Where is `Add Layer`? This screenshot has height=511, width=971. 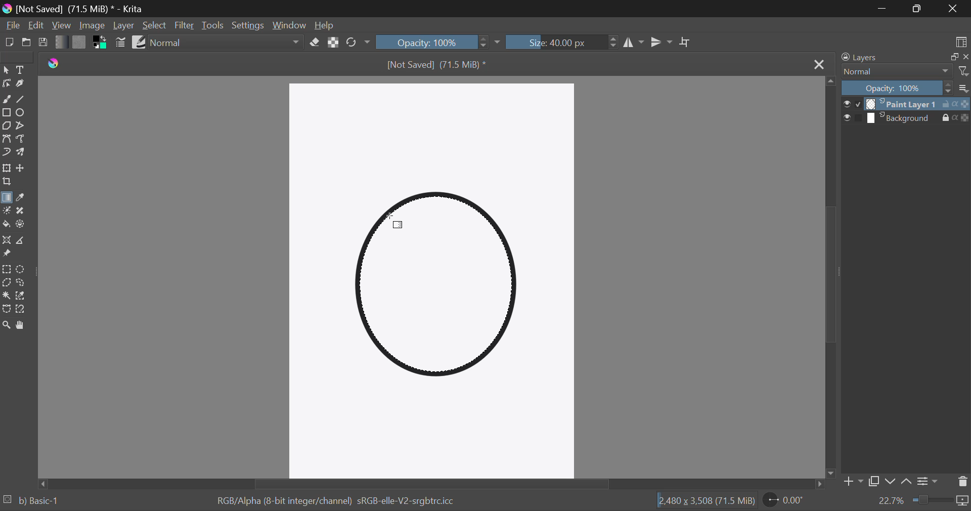
Add Layer is located at coordinates (853, 482).